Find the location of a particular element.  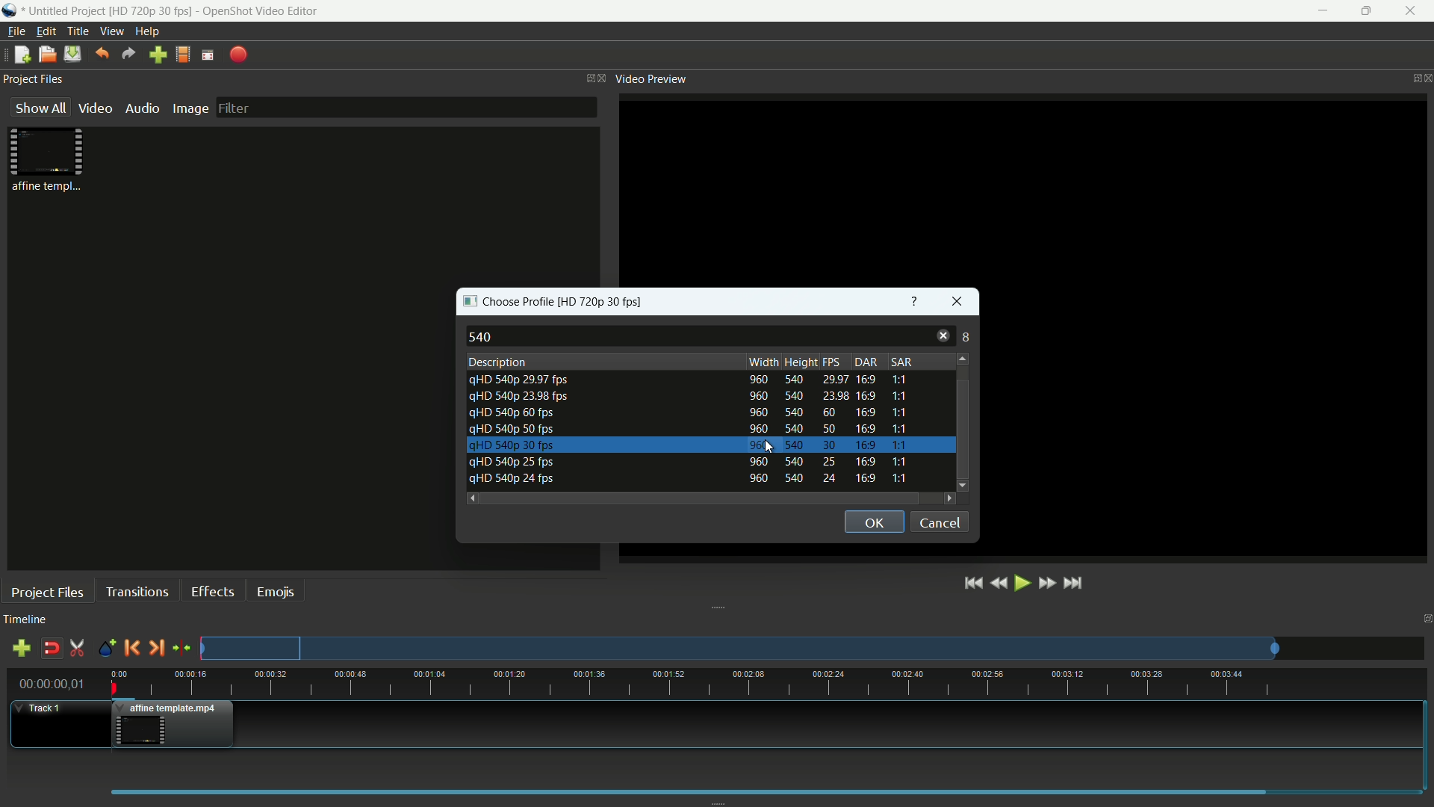

audio is located at coordinates (143, 108).